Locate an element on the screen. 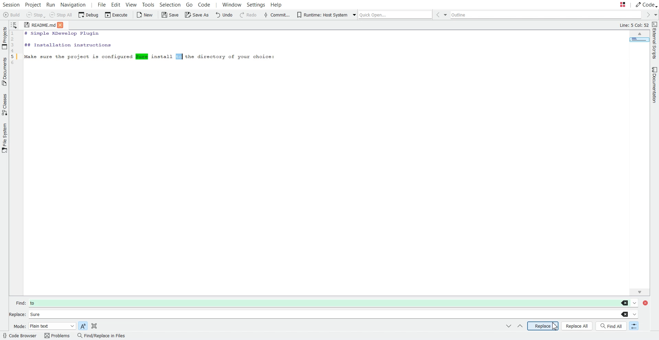 The image size is (659, 340). Runtime: Host System is located at coordinates (322, 15).